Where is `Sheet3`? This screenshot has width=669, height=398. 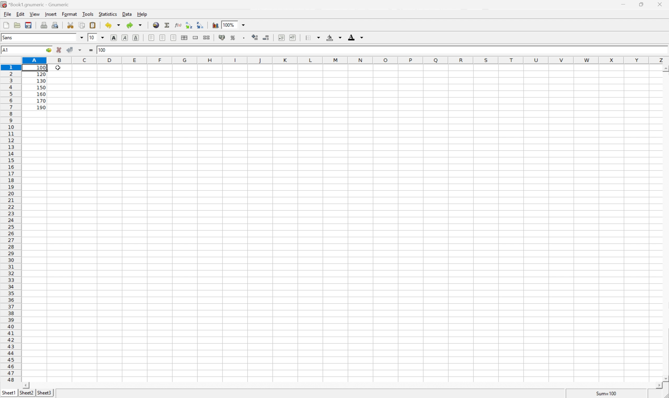
Sheet3 is located at coordinates (46, 393).